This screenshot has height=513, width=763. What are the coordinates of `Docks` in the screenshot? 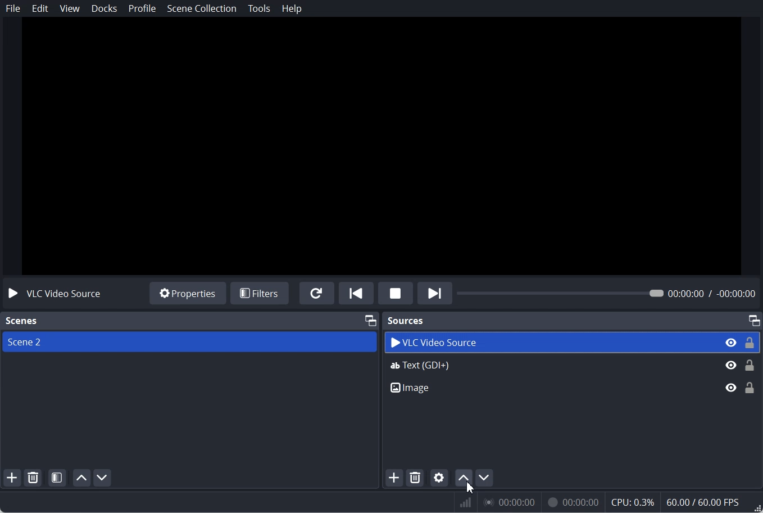 It's located at (105, 8).